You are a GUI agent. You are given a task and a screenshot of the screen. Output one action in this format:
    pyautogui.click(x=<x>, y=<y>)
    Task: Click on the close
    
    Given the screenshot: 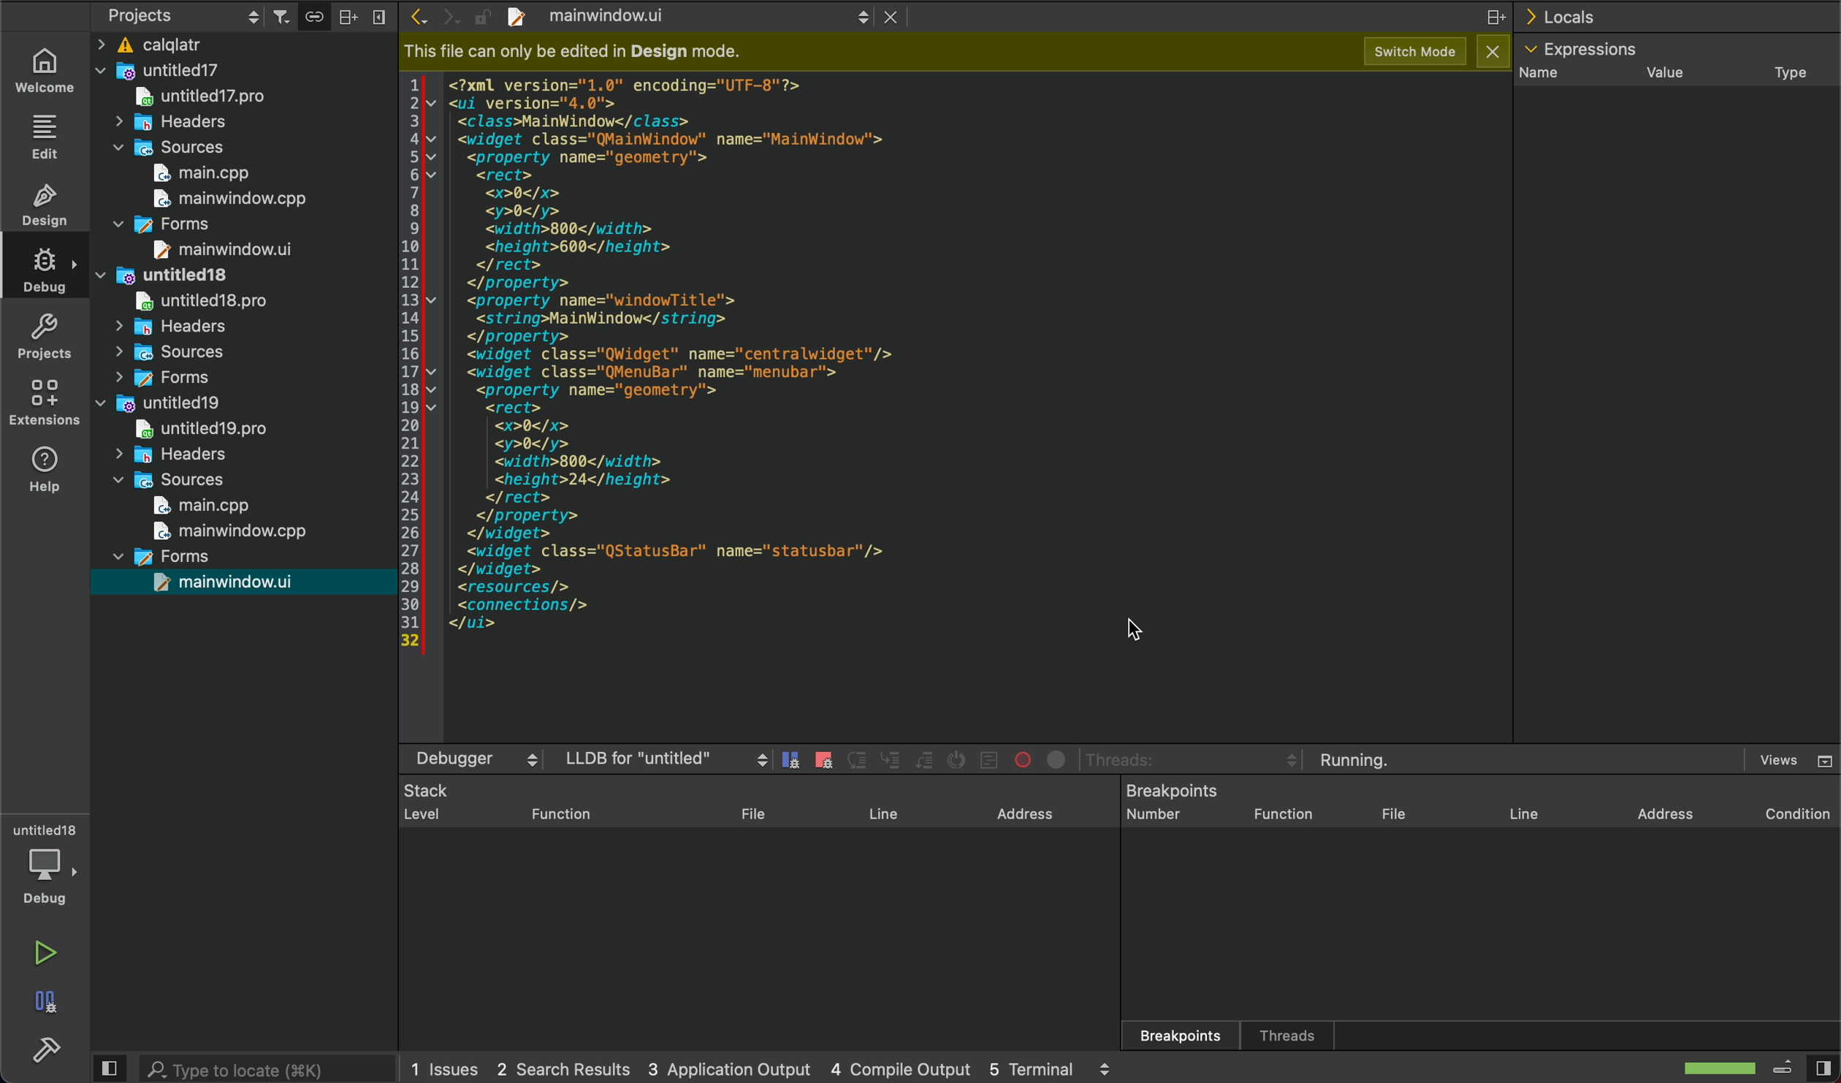 What is the action you would take?
    pyautogui.click(x=1487, y=53)
    